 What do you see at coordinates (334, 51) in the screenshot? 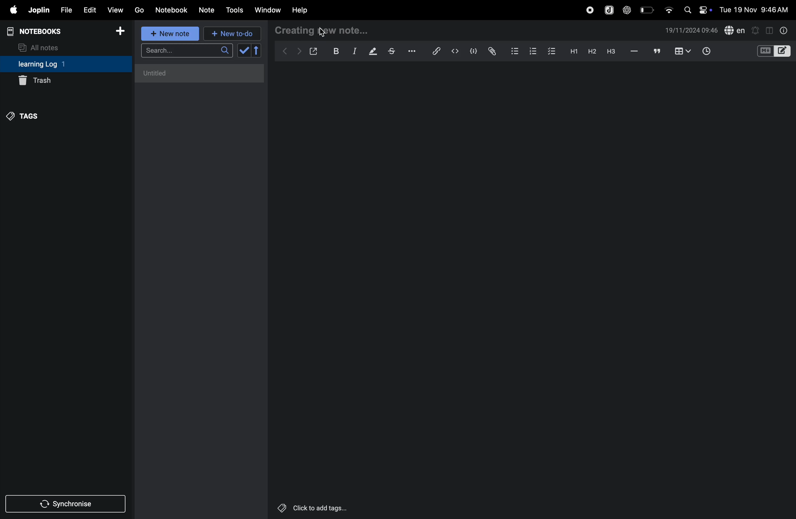
I see `bold` at bounding box center [334, 51].